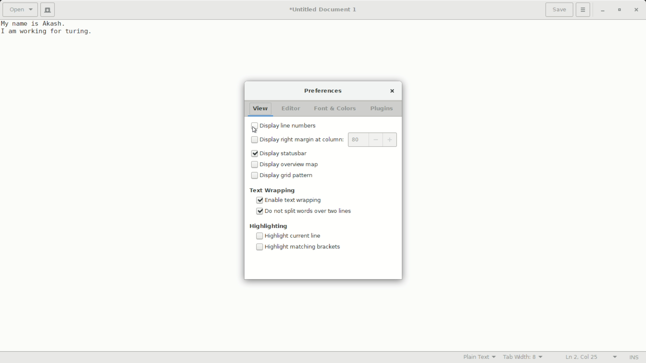 The image size is (646, 363). I want to click on display line numbers, so click(289, 126).